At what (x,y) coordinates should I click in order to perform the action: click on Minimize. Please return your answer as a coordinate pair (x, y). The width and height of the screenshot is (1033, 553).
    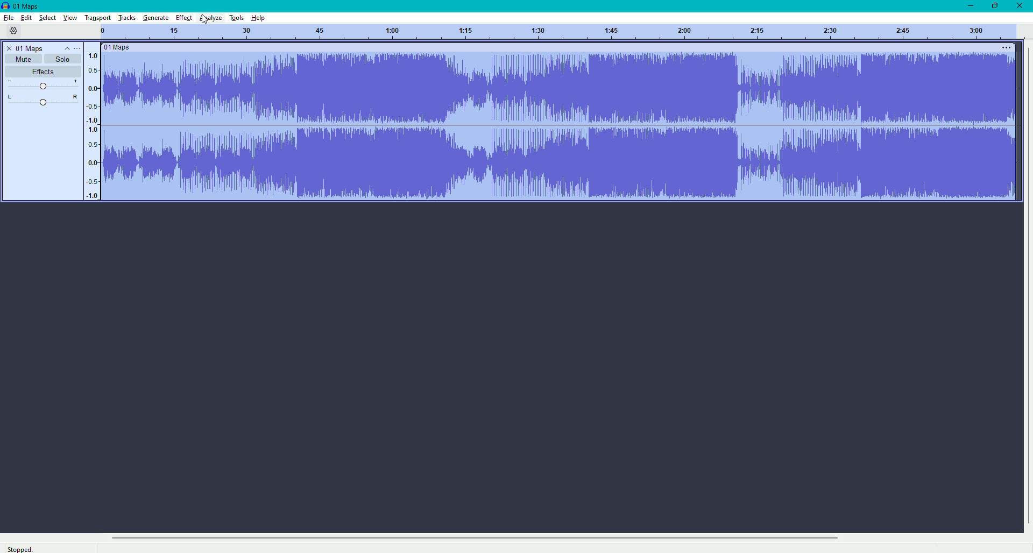
    Looking at the image, I should click on (969, 6).